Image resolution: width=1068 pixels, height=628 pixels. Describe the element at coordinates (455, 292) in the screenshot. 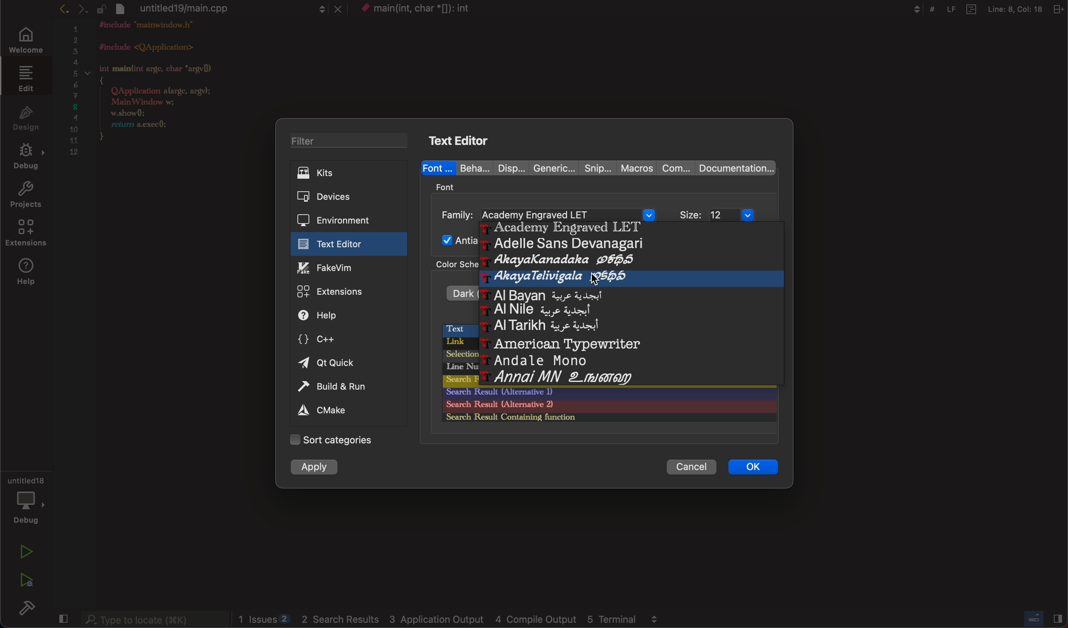

I see `dark 2024` at that location.